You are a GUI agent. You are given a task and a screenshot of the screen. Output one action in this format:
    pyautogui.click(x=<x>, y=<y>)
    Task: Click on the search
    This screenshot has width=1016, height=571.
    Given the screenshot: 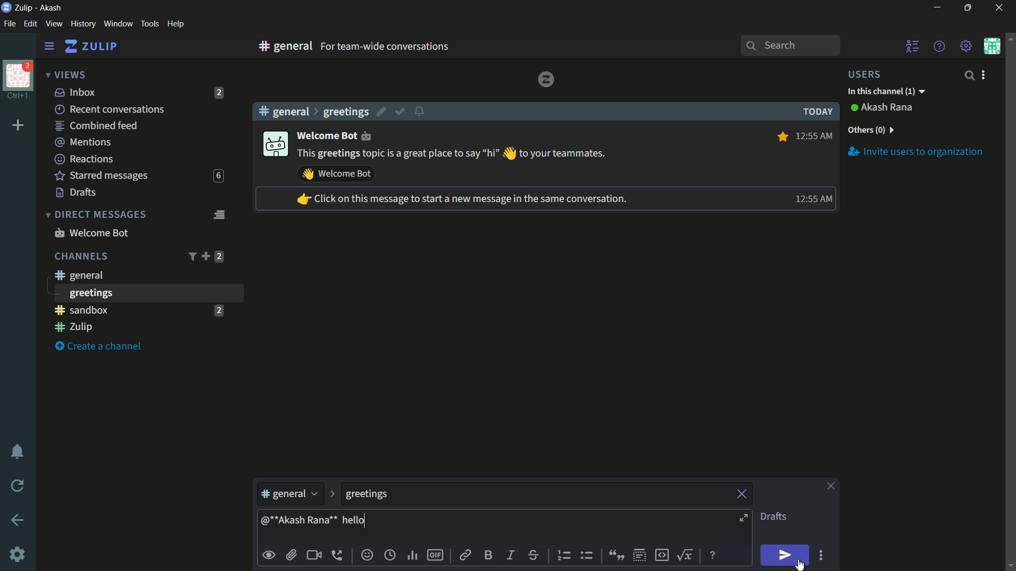 What is the action you would take?
    pyautogui.click(x=968, y=75)
    